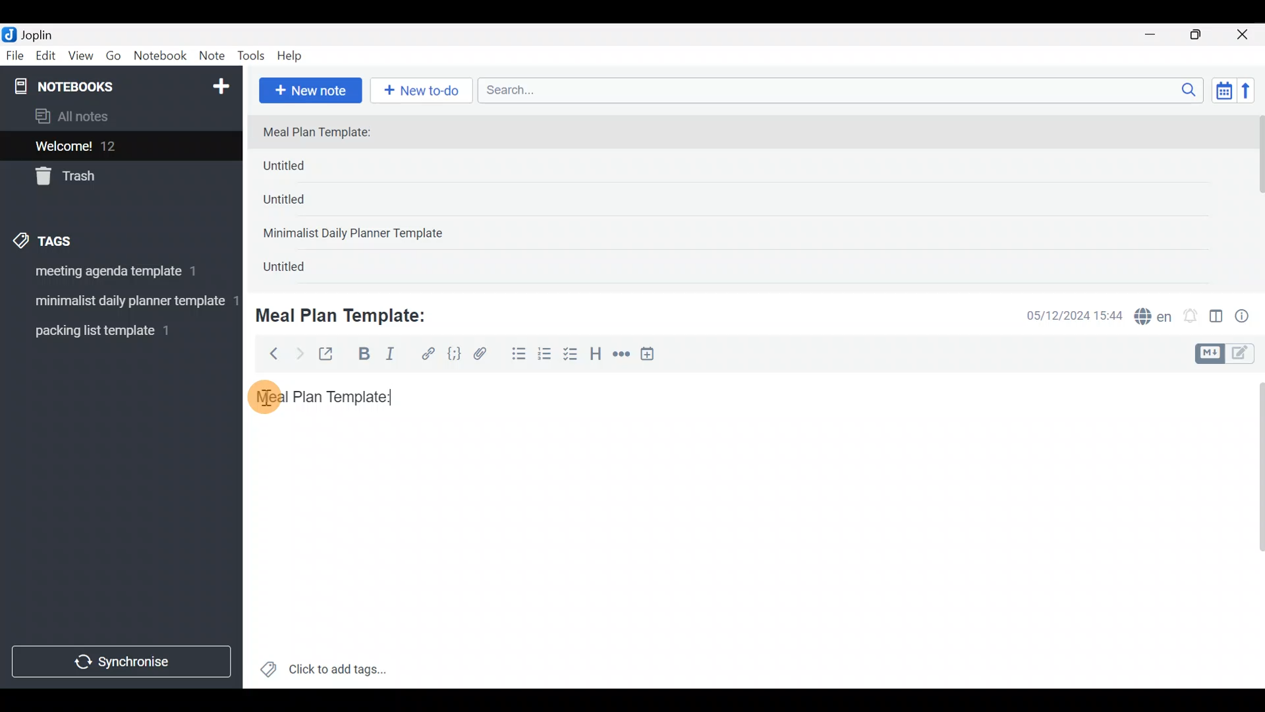 Image resolution: width=1265 pixels, height=712 pixels. What do you see at coordinates (46, 58) in the screenshot?
I see `Edit` at bounding box center [46, 58].